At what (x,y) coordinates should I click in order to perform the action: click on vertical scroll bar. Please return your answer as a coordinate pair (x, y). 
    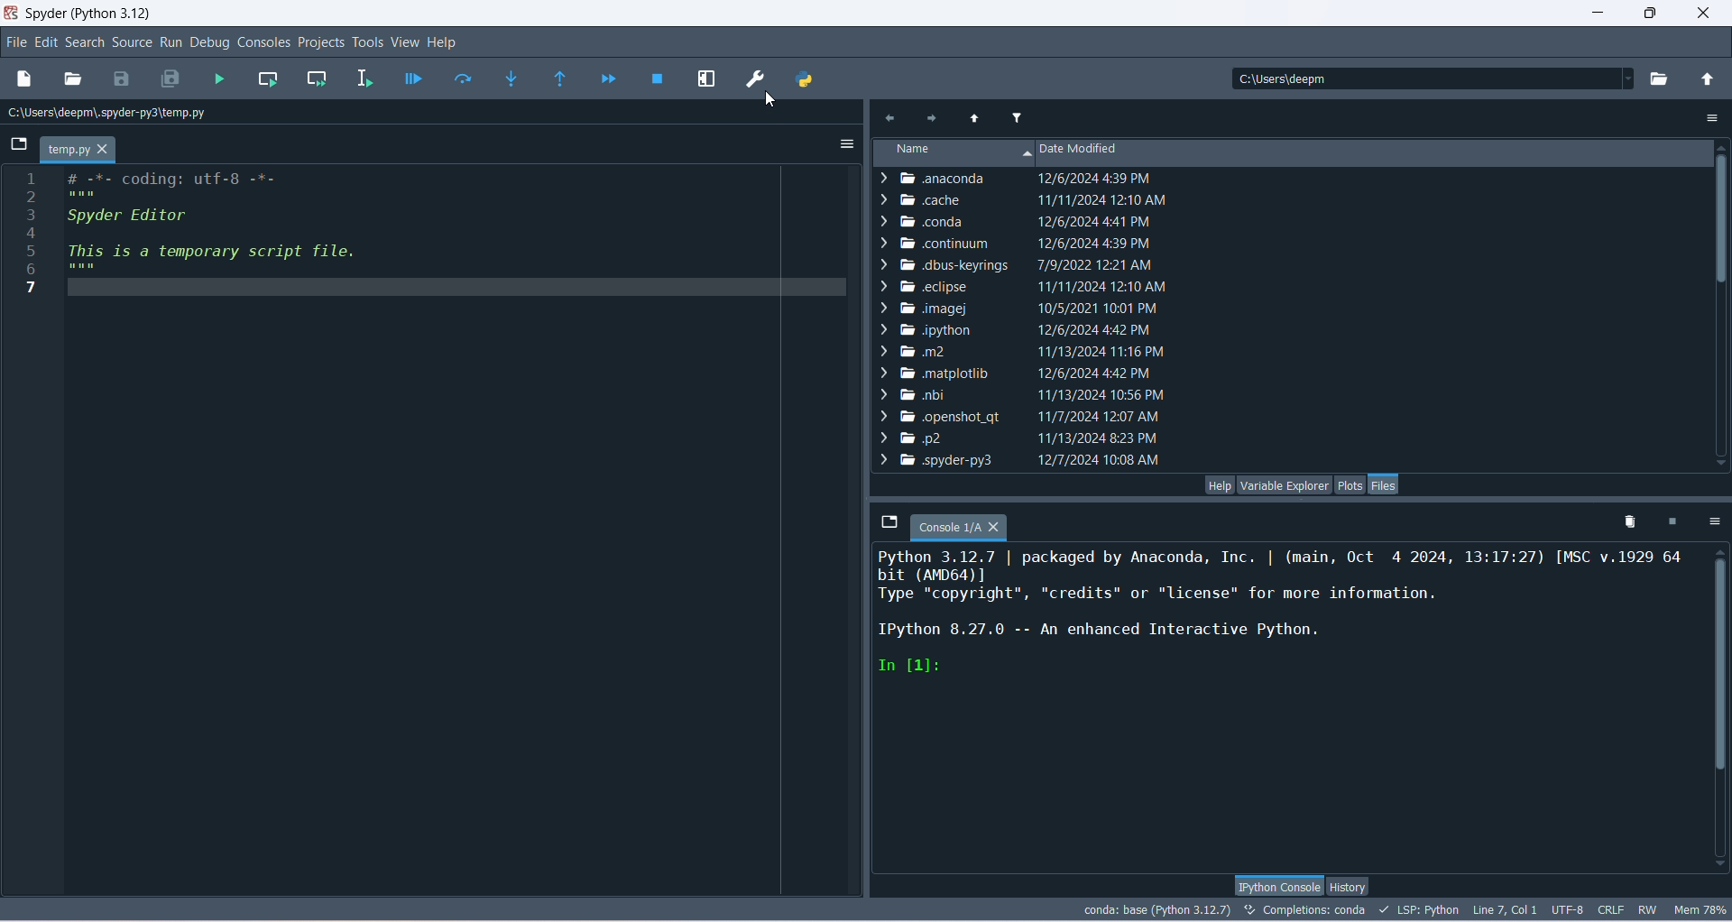
    Looking at the image, I should click on (1721, 304).